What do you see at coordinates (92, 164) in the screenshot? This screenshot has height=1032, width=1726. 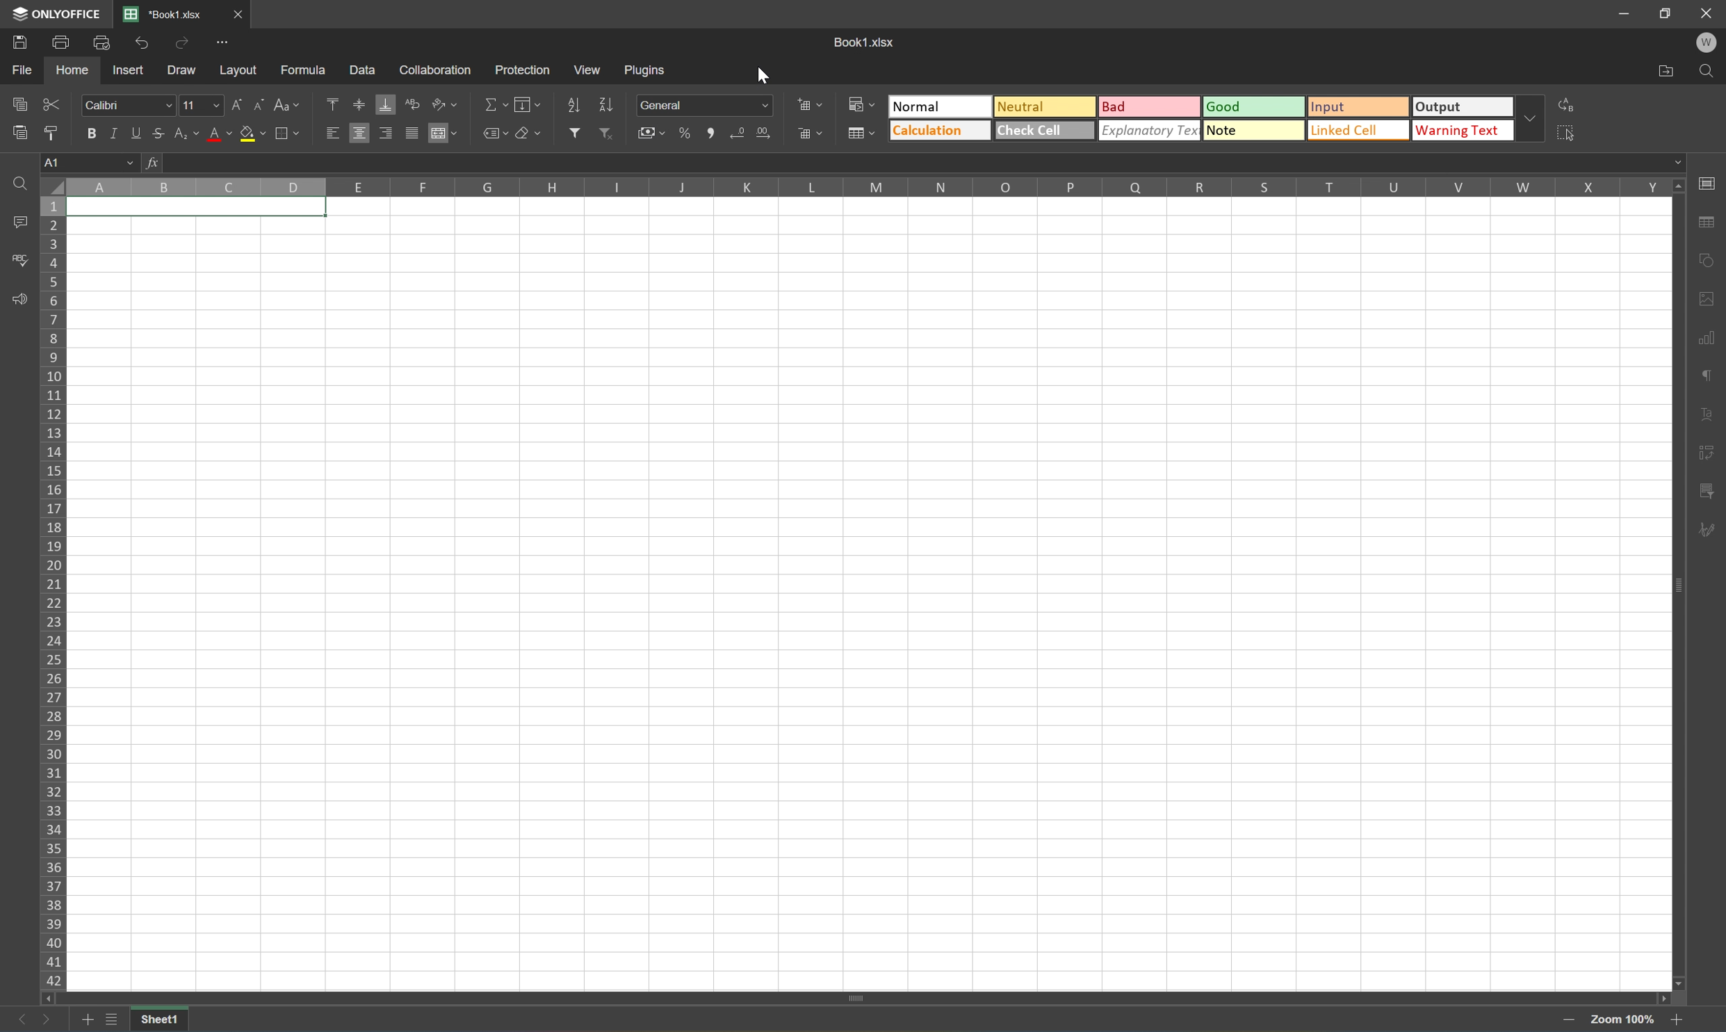 I see `1R×4C` at bounding box center [92, 164].